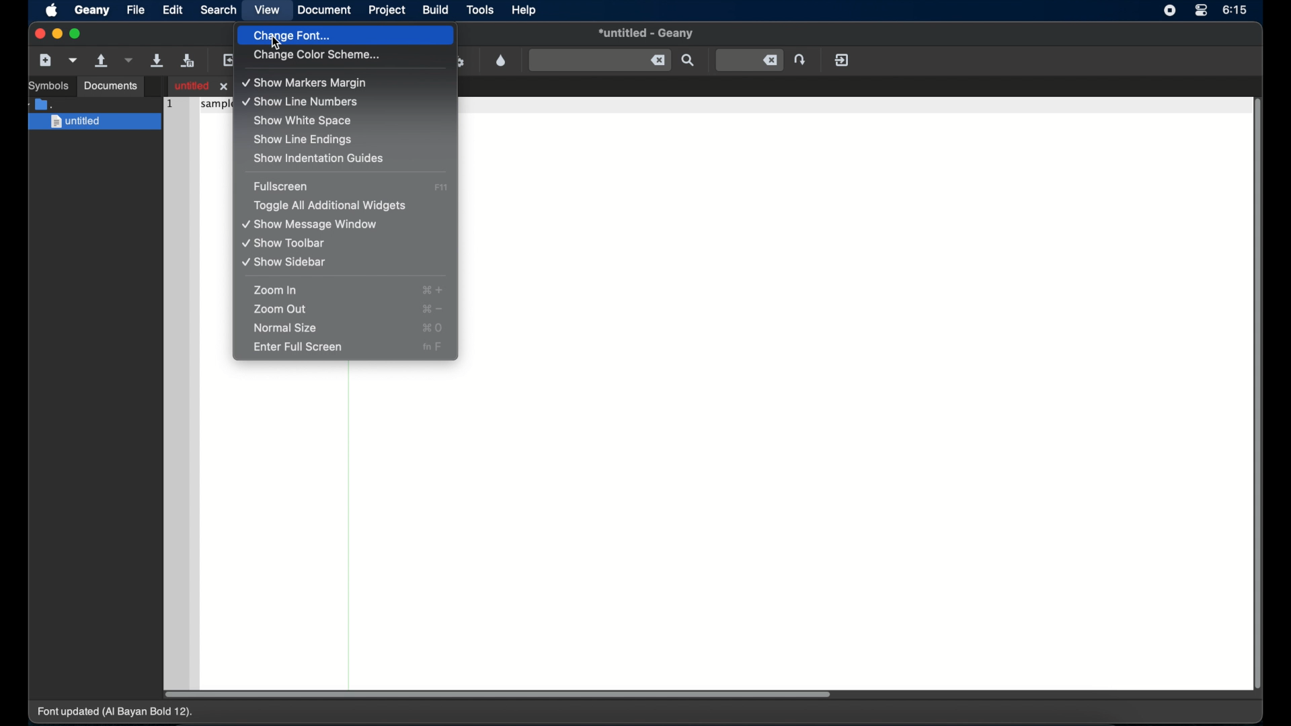  What do you see at coordinates (174, 9) in the screenshot?
I see `edit` at bounding box center [174, 9].